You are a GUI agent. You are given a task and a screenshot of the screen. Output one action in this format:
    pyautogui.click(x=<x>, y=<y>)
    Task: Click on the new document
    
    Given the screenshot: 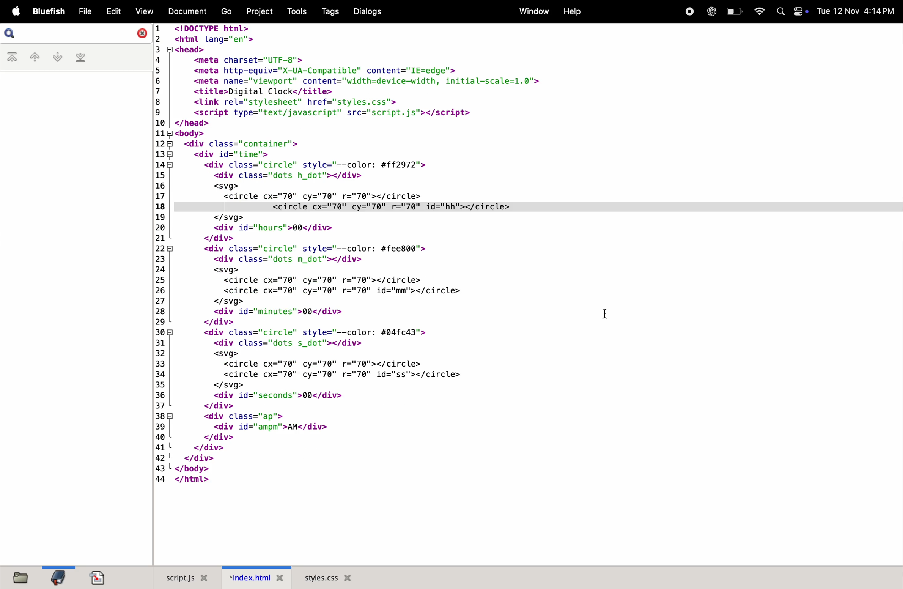 What is the action you would take?
    pyautogui.click(x=102, y=577)
    